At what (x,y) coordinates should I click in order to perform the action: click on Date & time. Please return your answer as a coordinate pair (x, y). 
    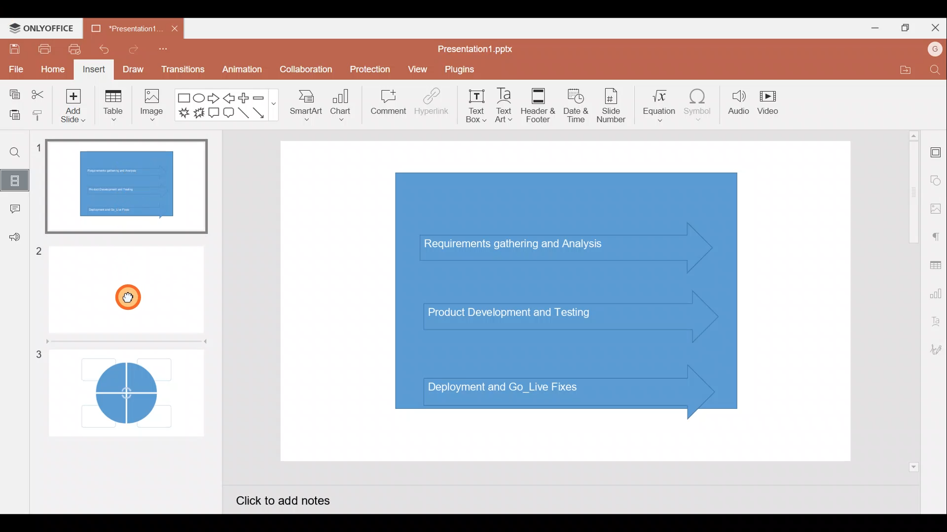
    Looking at the image, I should click on (578, 105).